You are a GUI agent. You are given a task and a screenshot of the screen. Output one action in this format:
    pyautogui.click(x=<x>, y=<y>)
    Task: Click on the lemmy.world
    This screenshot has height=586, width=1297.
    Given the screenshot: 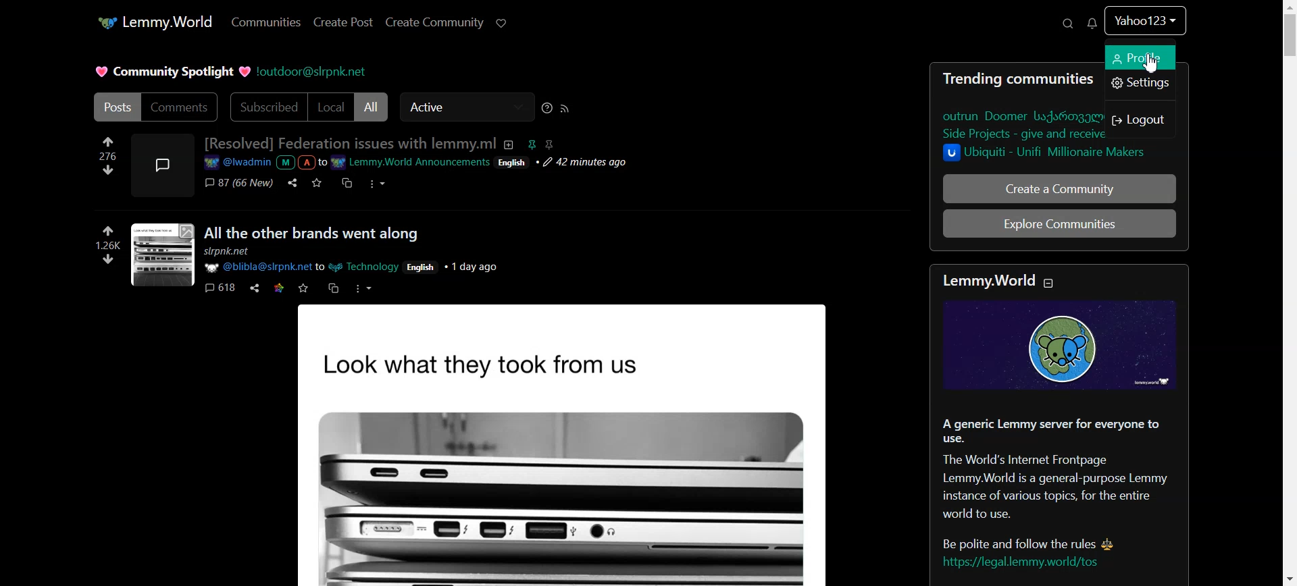 What is the action you would take?
    pyautogui.click(x=154, y=22)
    